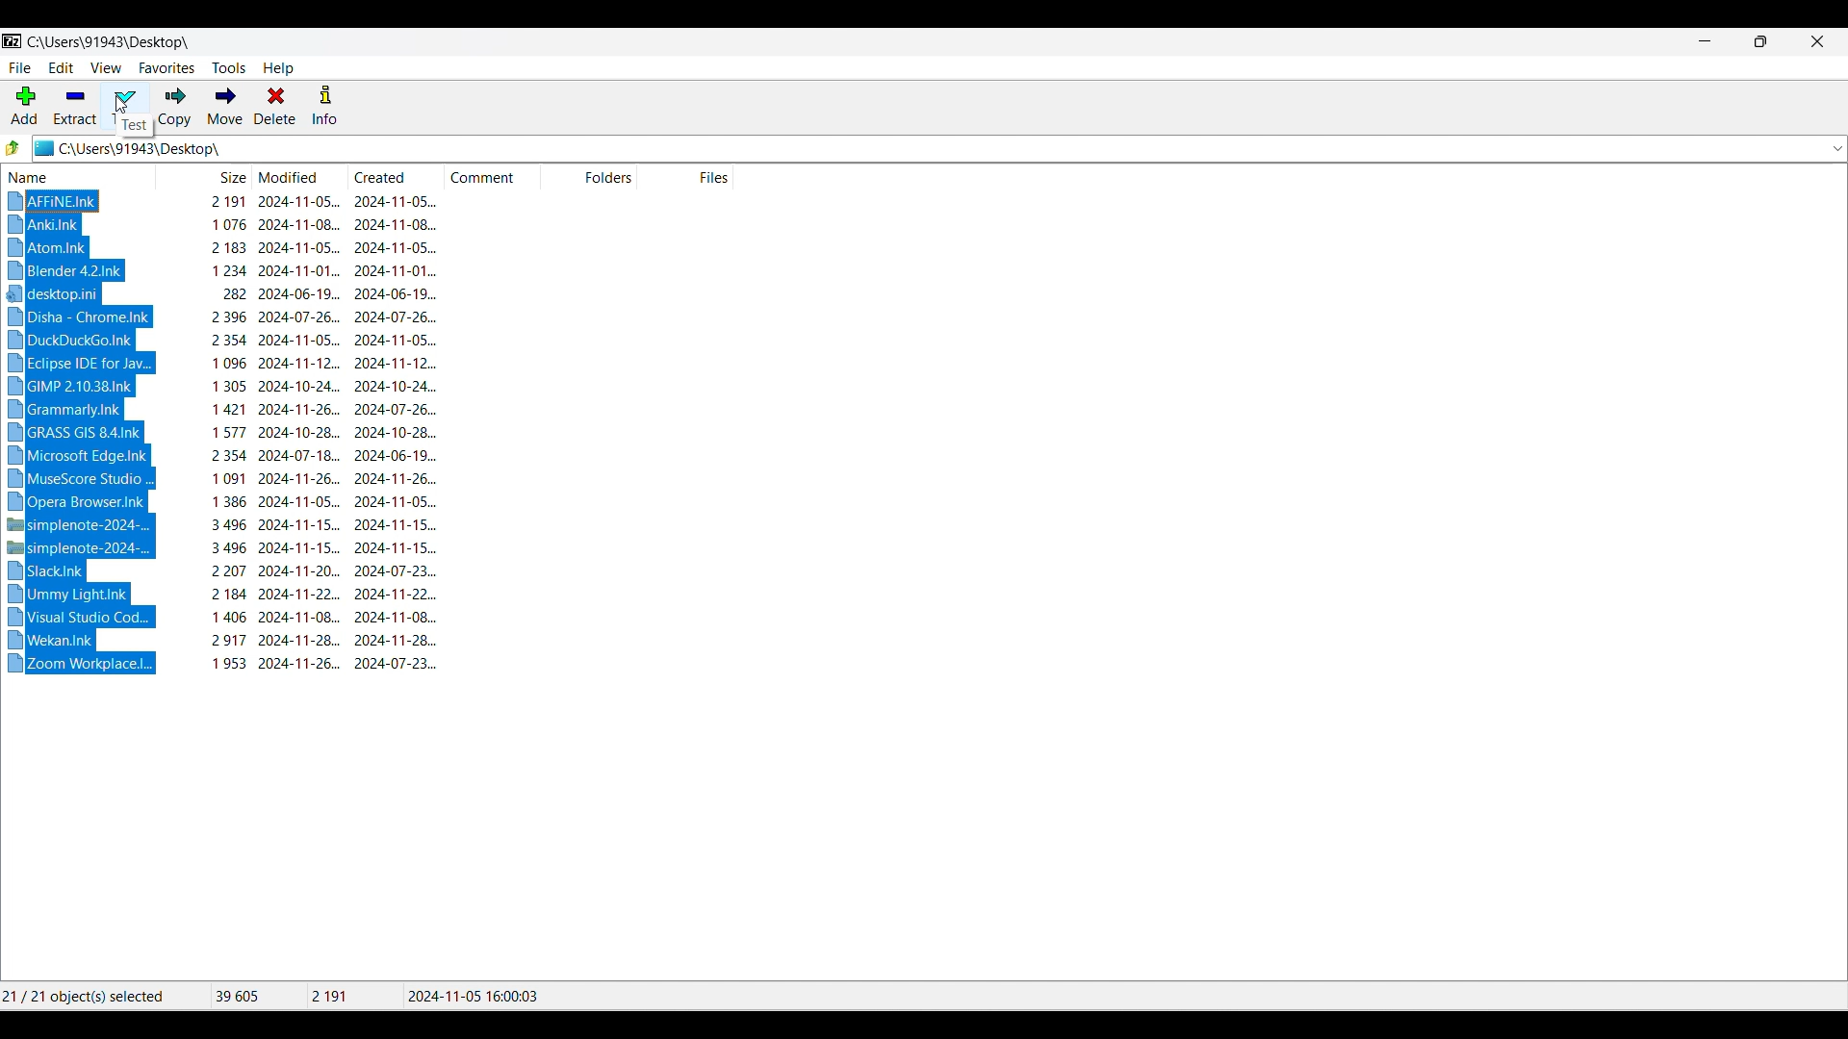 The image size is (1848, 1039). What do you see at coordinates (491, 176) in the screenshot?
I see `Comment column` at bounding box center [491, 176].